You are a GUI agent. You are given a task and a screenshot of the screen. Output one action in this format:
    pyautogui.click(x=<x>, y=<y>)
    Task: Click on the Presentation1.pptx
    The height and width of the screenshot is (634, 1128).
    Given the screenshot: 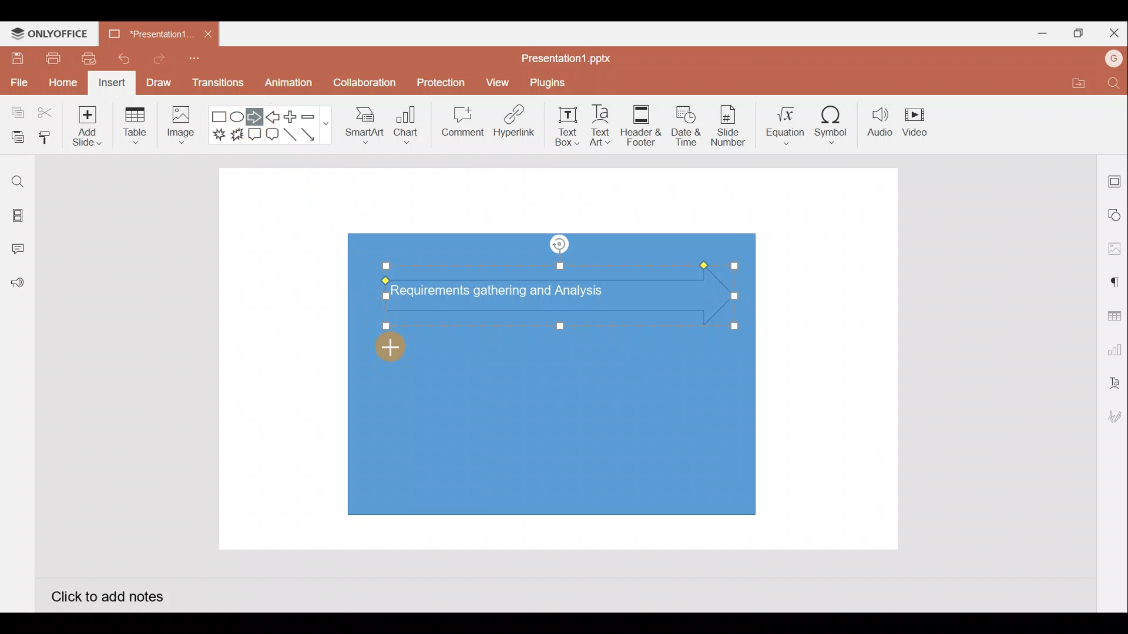 What is the action you would take?
    pyautogui.click(x=570, y=55)
    